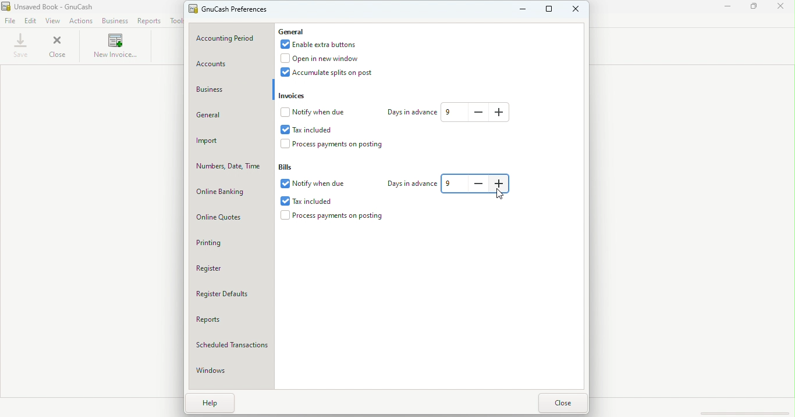 The width and height of the screenshot is (795, 417). What do you see at coordinates (478, 112) in the screenshot?
I see `Decrease` at bounding box center [478, 112].